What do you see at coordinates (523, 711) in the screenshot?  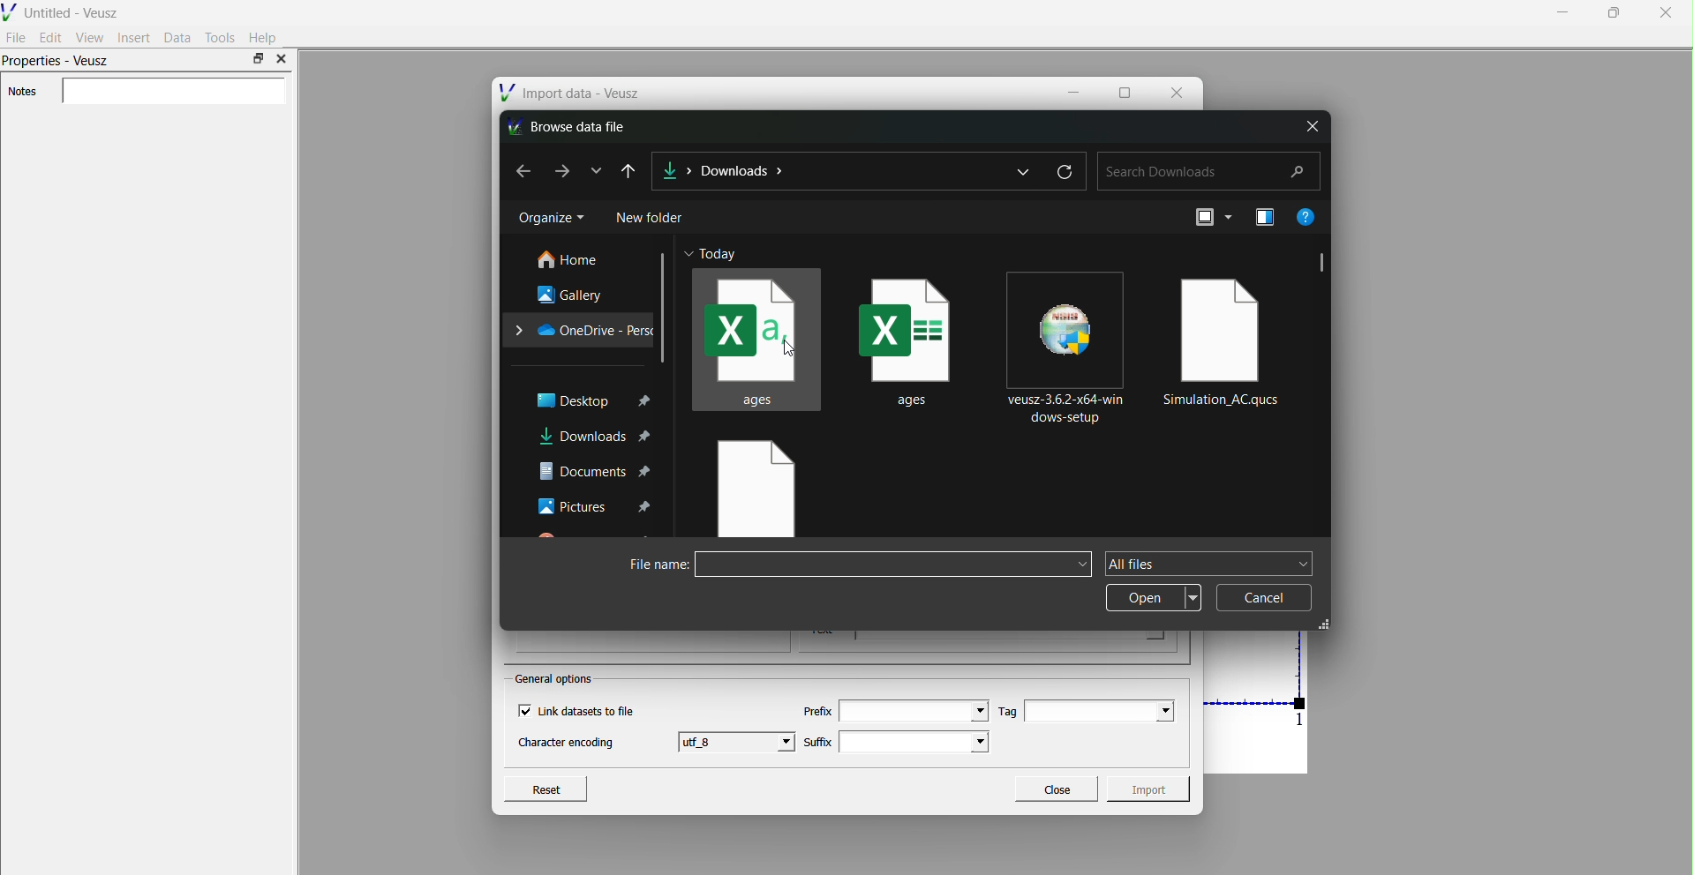 I see `checkbox` at bounding box center [523, 711].